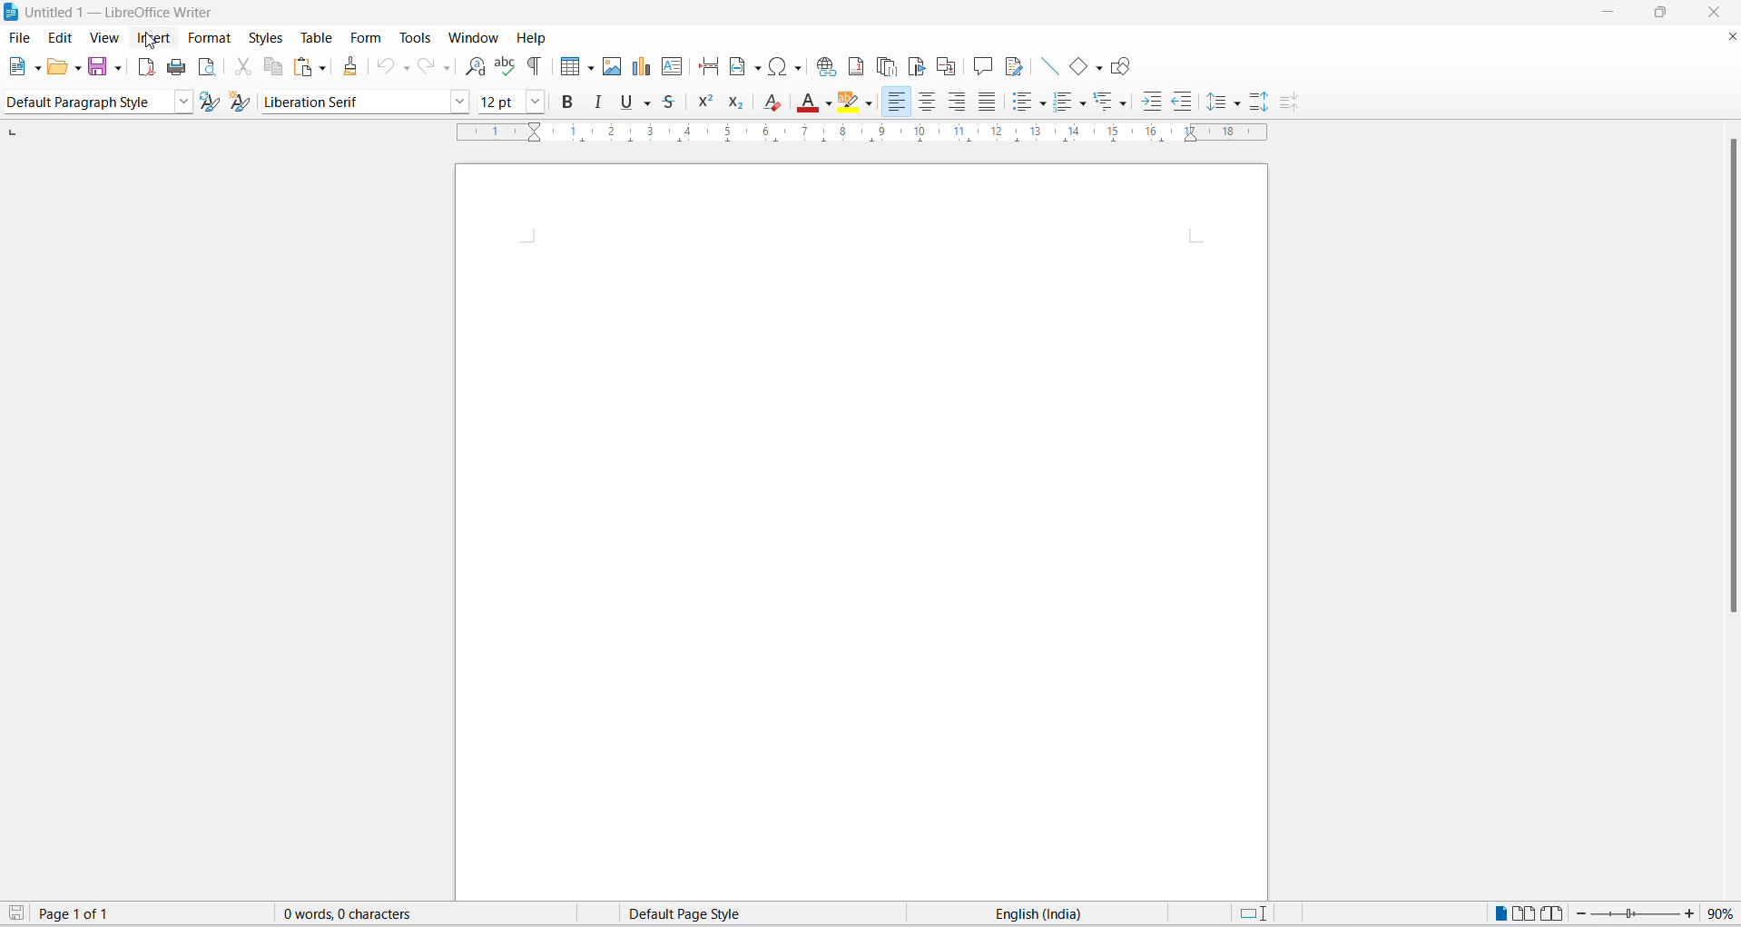  I want to click on show track changes functions, so click(1012, 65).